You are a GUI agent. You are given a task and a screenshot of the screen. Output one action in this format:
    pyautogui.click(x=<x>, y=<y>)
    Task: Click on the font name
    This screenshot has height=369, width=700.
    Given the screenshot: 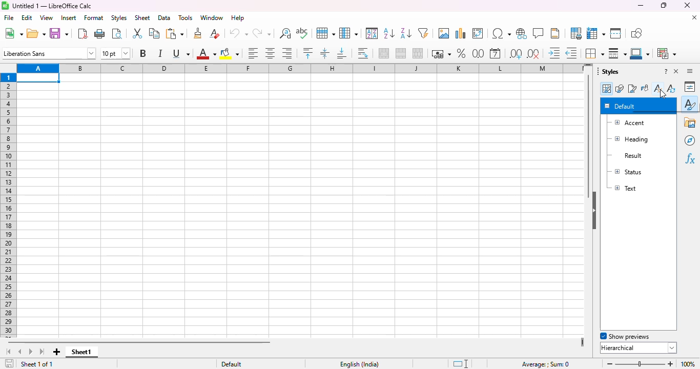 What is the action you would take?
    pyautogui.click(x=49, y=53)
    